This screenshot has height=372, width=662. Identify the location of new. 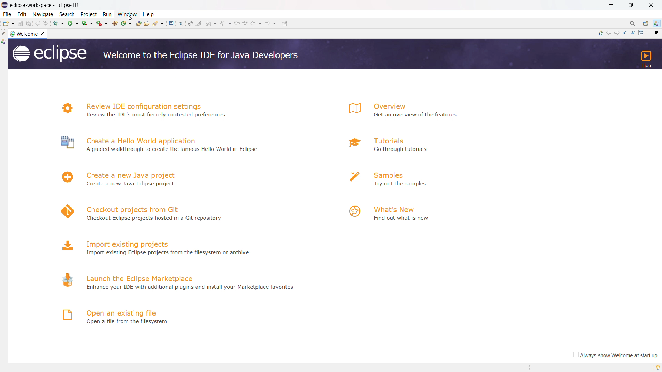
(8, 23).